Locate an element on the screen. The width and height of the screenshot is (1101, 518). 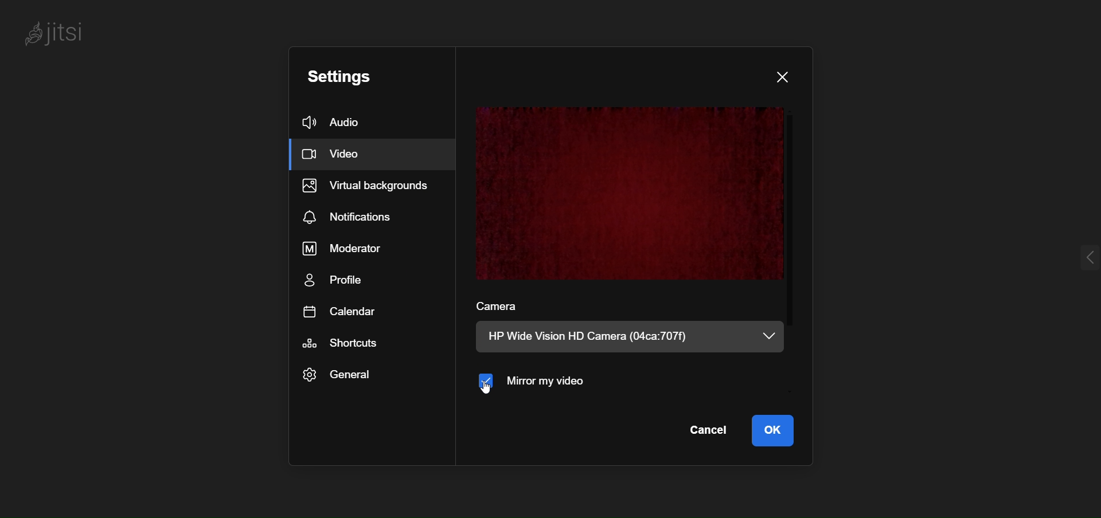
virtual background is located at coordinates (374, 185).